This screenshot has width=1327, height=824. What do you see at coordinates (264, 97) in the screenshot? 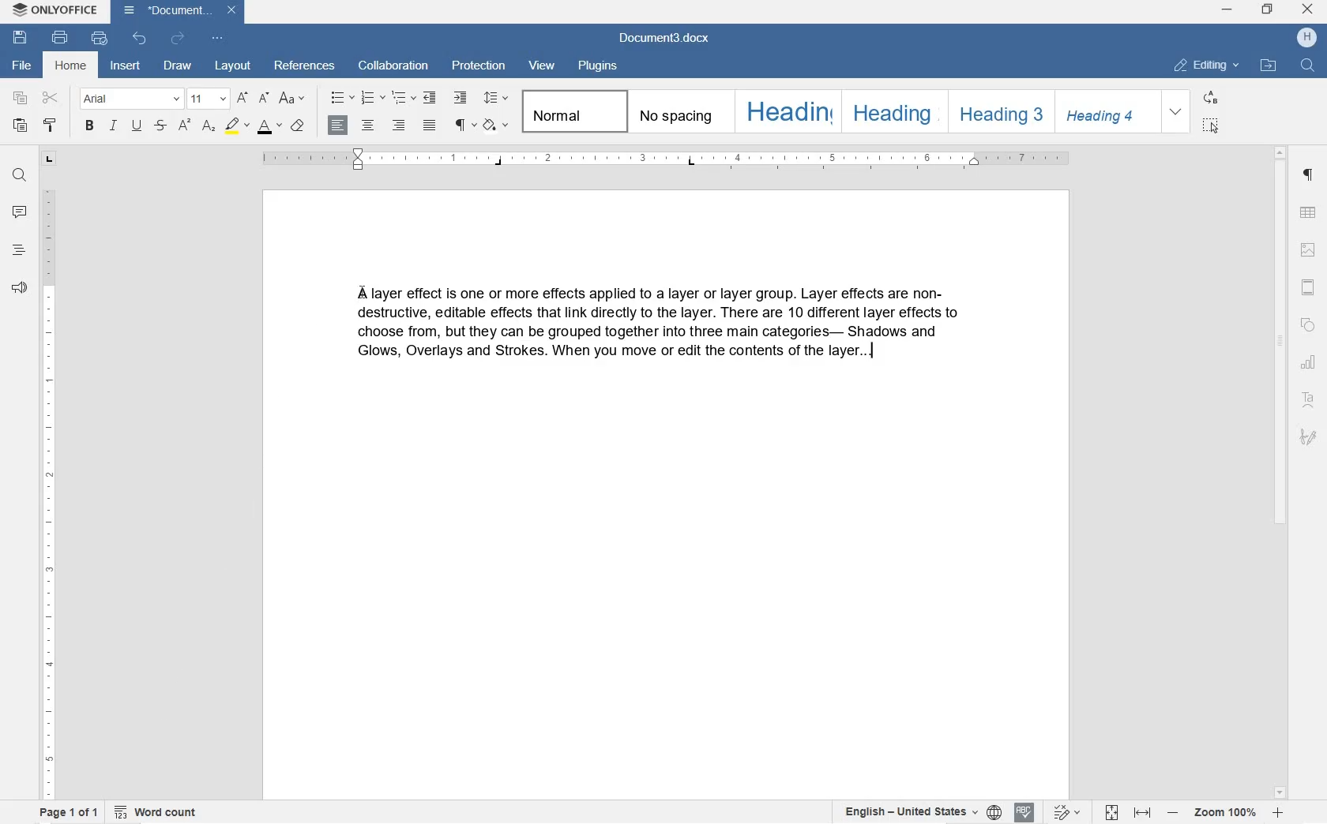
I see `DECREMENT FONT SIZE` at bounding box center [264, 97].